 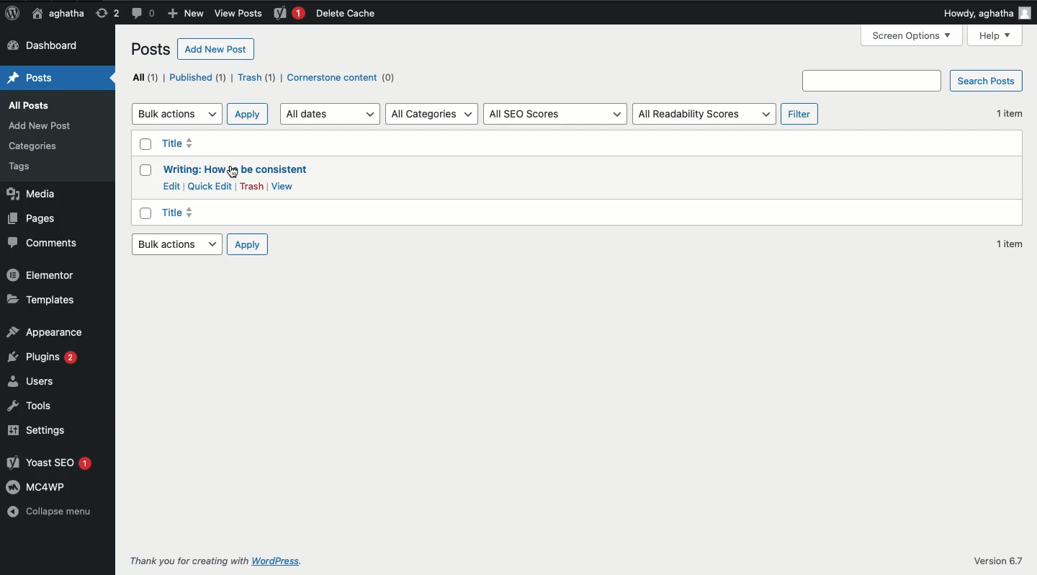 I want to click on Cursor, so click(x=235, y=173).